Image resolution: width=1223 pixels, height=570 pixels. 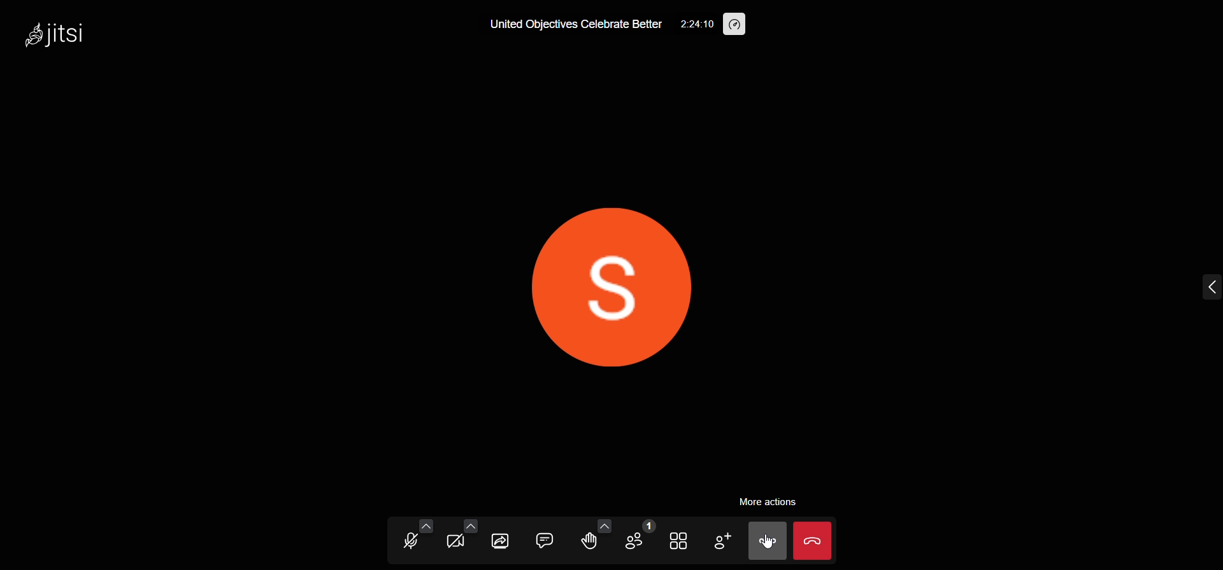 I want to click on expand, so click(x=1208, y=286).